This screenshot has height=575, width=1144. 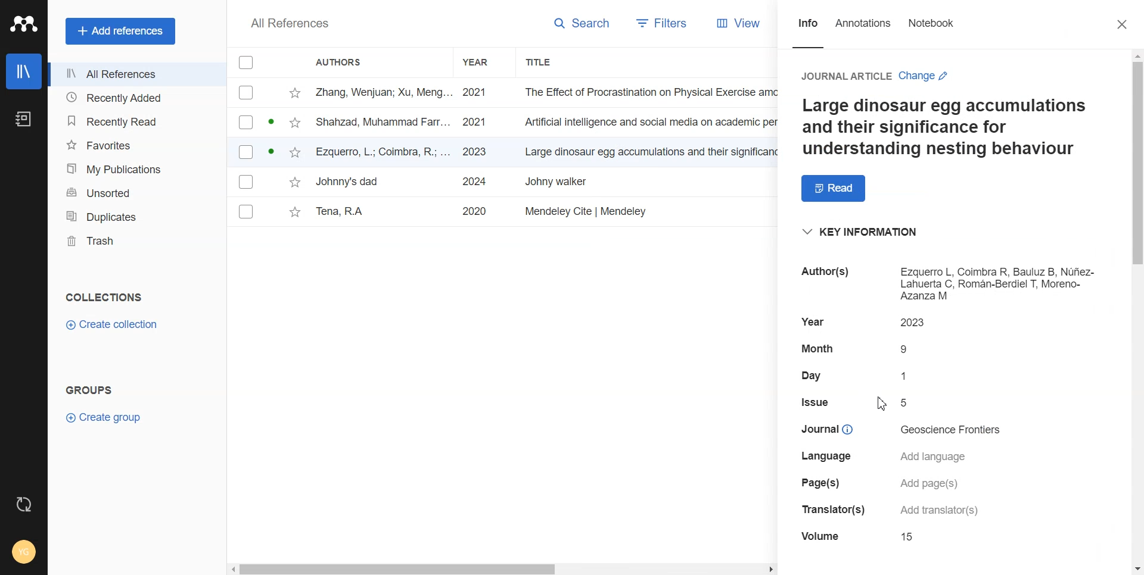 What do you see at coordinates (296, 123) in the screenshot?
I see `star` at bounding box center [296, 123].